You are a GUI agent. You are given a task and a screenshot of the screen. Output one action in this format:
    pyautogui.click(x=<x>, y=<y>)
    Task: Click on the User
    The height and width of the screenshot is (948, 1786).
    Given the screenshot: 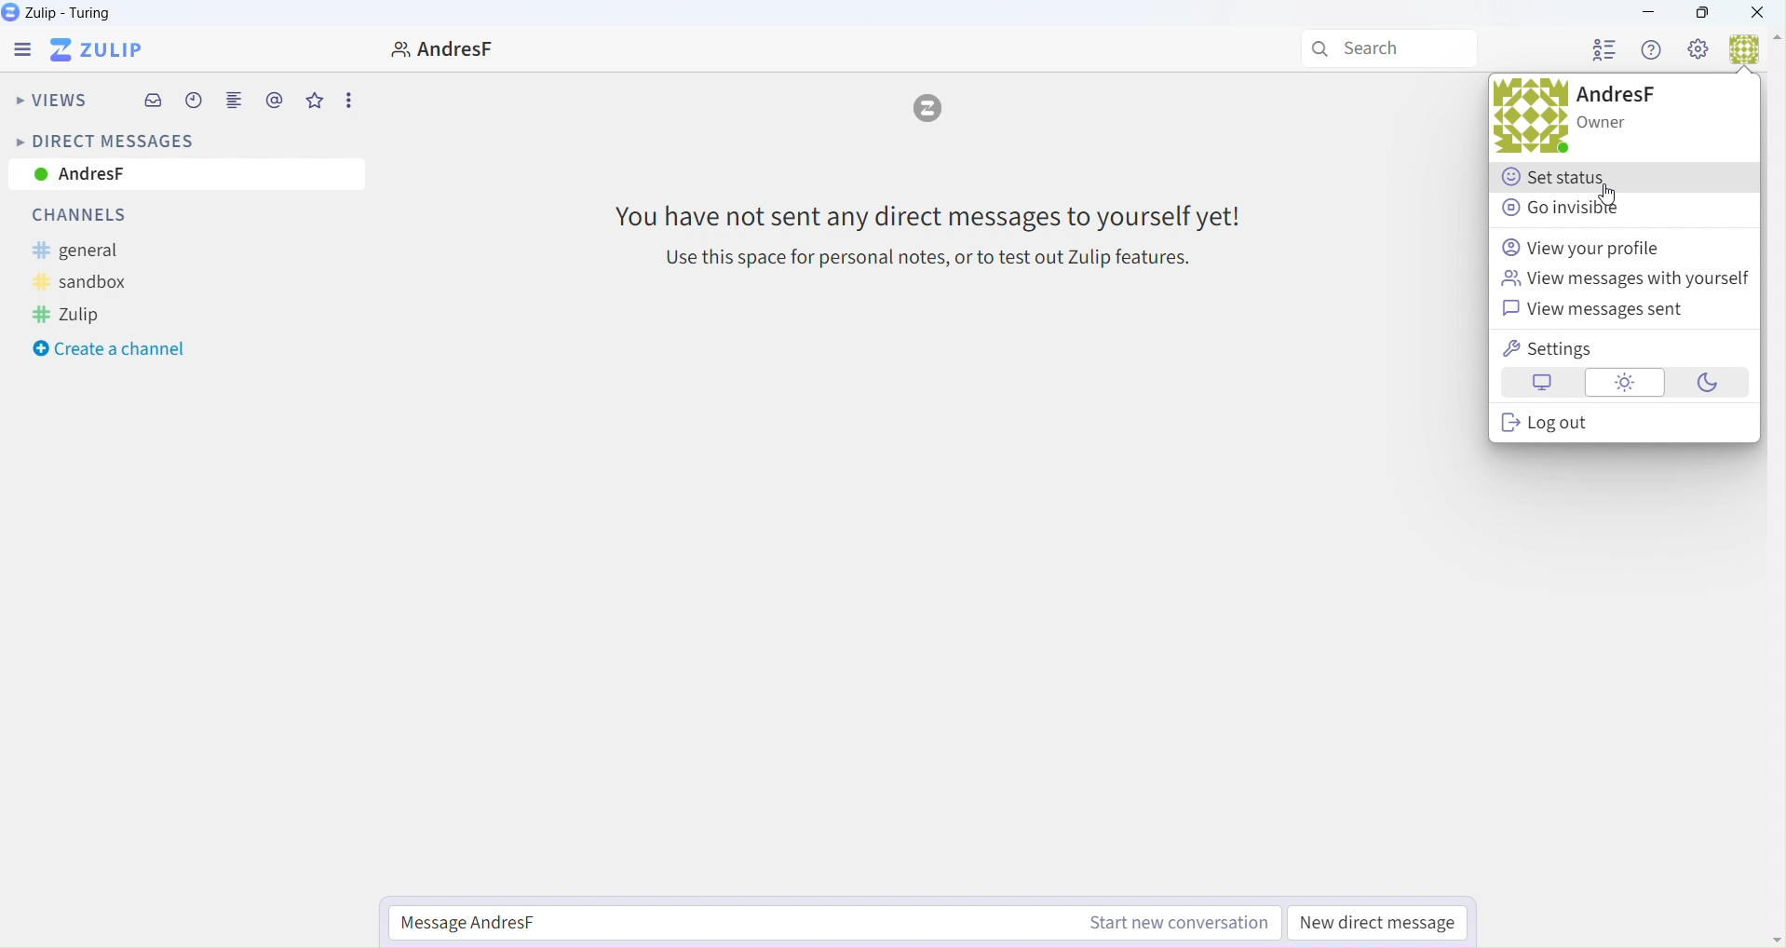 What is the action you would take?
    pyautogui.click(x=1510, y=118)
    